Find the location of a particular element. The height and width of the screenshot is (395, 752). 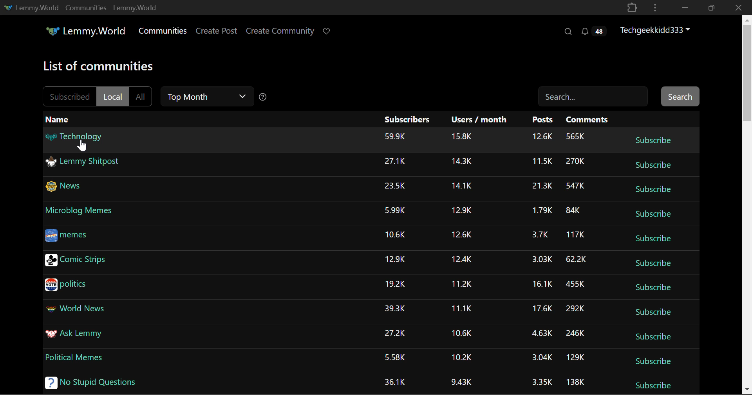

Amount  is located at coordinates (541, 311).